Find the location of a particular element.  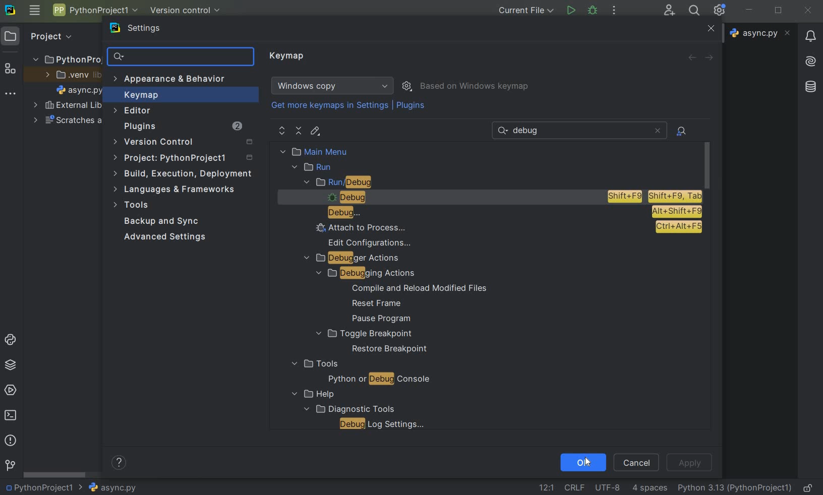

Revert changes is located at coordinates (640, 55).